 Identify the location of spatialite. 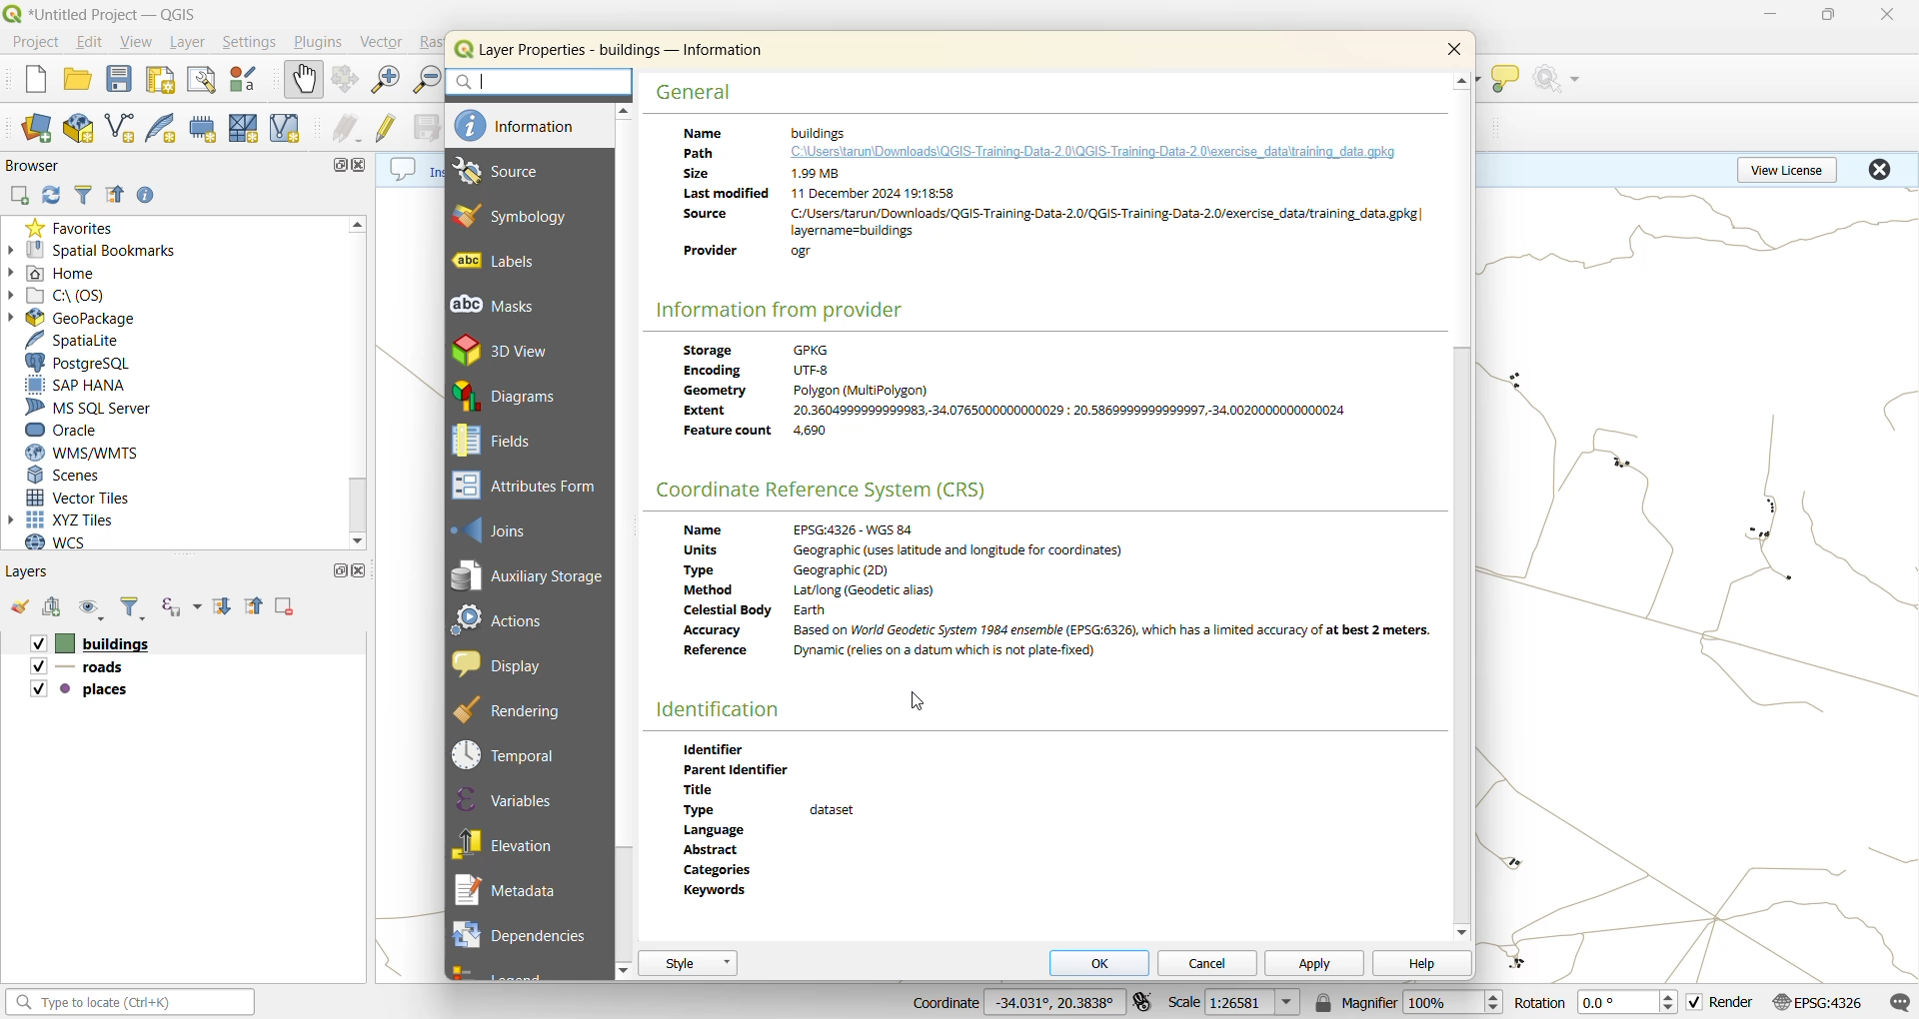
(79, 340).